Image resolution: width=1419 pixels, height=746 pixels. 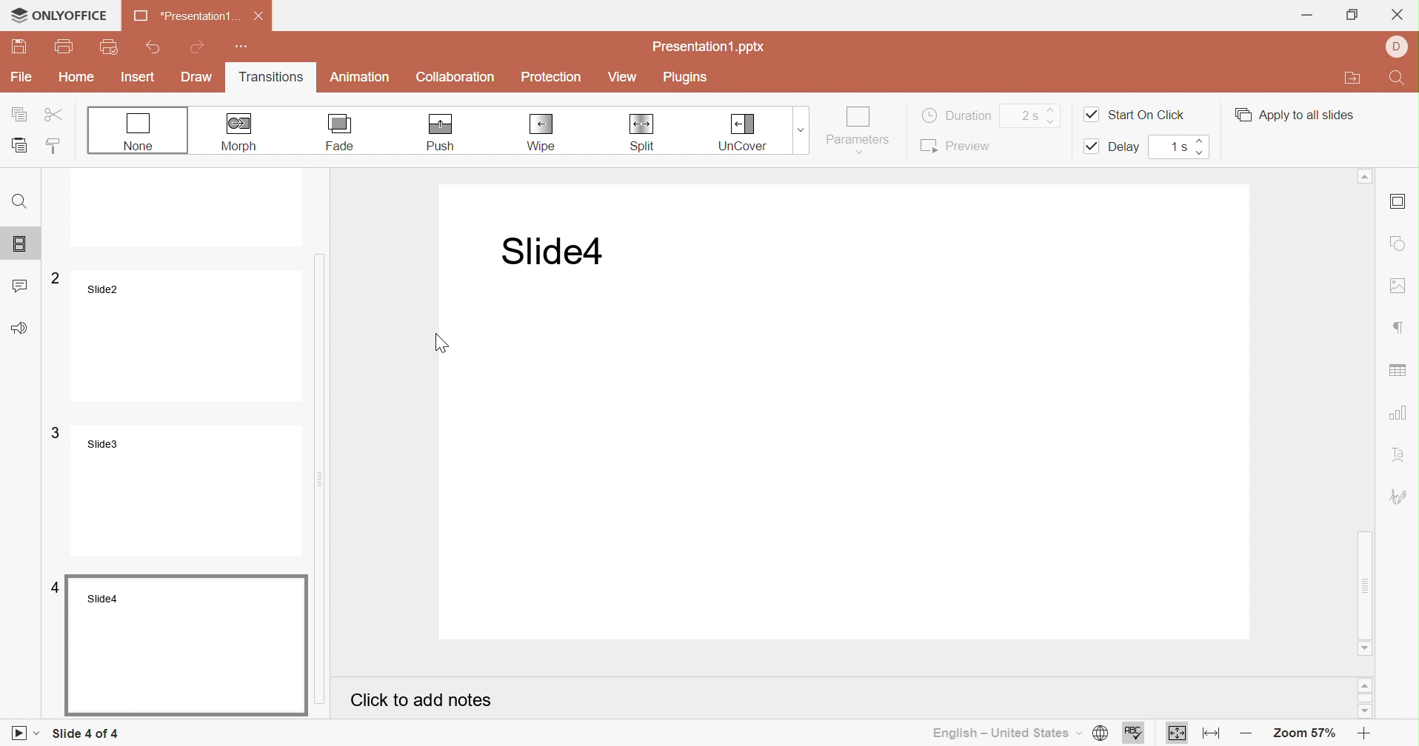 I want to click on Scroll bar, so click(x=332, y=399).